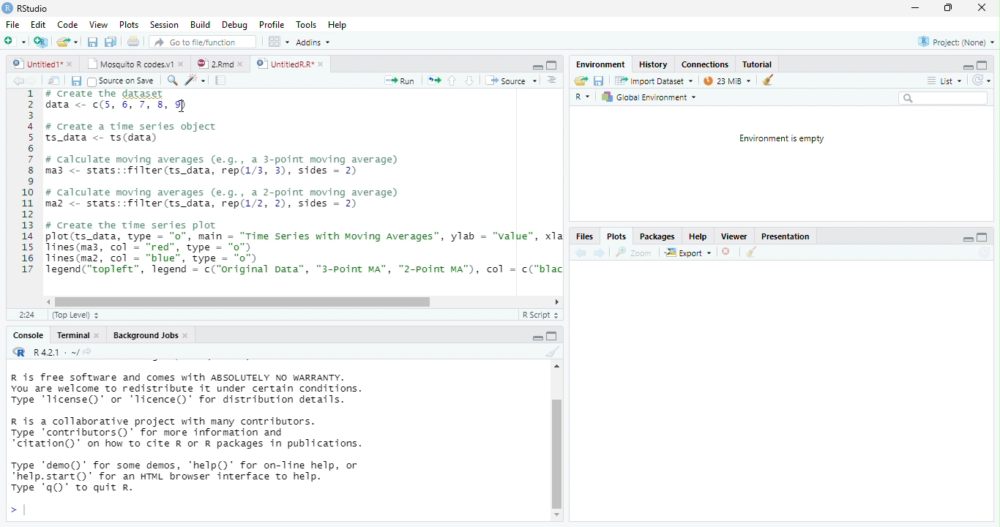 The height and width of the screenshot is (527, 1000). What do you see at coordinates (71, 64) in the screenshot?
I see `close` at bounding box center [71, 64].